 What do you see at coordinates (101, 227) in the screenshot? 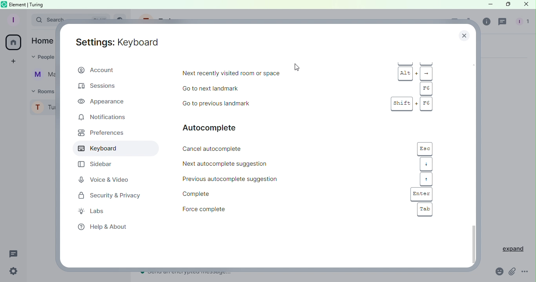
I see `Help and about` at bounding box center [101, 227].